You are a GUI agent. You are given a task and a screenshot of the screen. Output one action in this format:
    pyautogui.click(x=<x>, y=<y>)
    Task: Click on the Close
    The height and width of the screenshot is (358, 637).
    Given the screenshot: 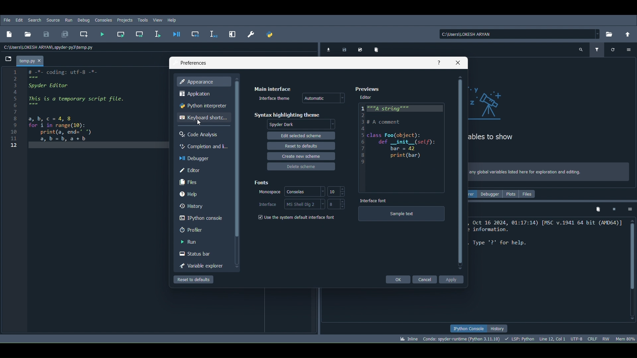 What is the action you would take?
    pyautogui.click(x=458, y=62)
    